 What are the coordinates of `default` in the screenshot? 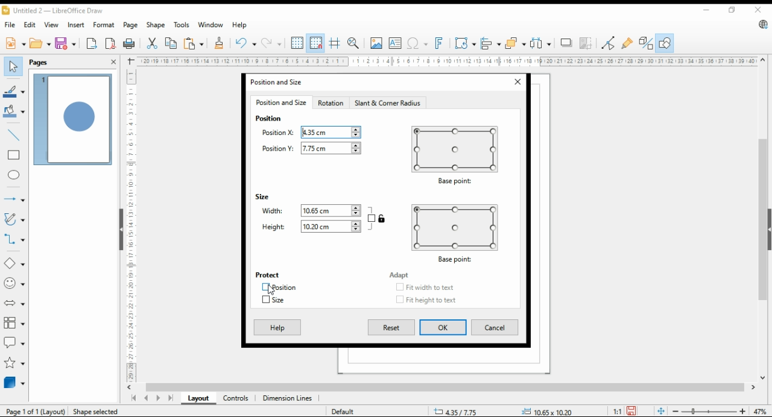 It's located at (345, 412).